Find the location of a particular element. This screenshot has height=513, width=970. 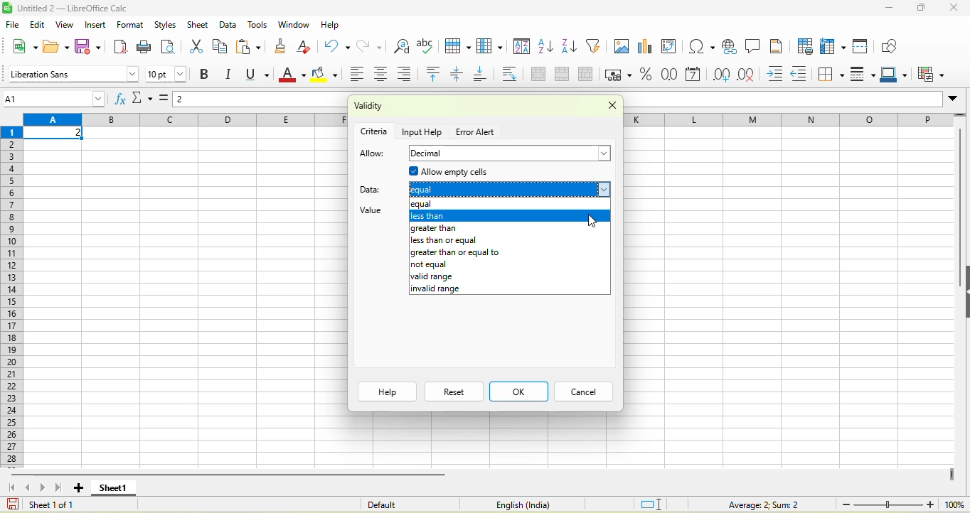

copy is located at coordinates (220, 46).